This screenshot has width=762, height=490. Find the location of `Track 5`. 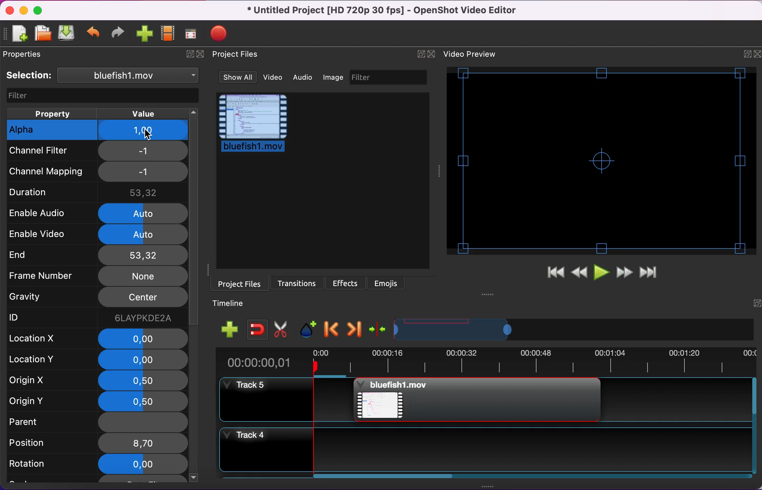

Track 5 is located at coordinates (675, 400).